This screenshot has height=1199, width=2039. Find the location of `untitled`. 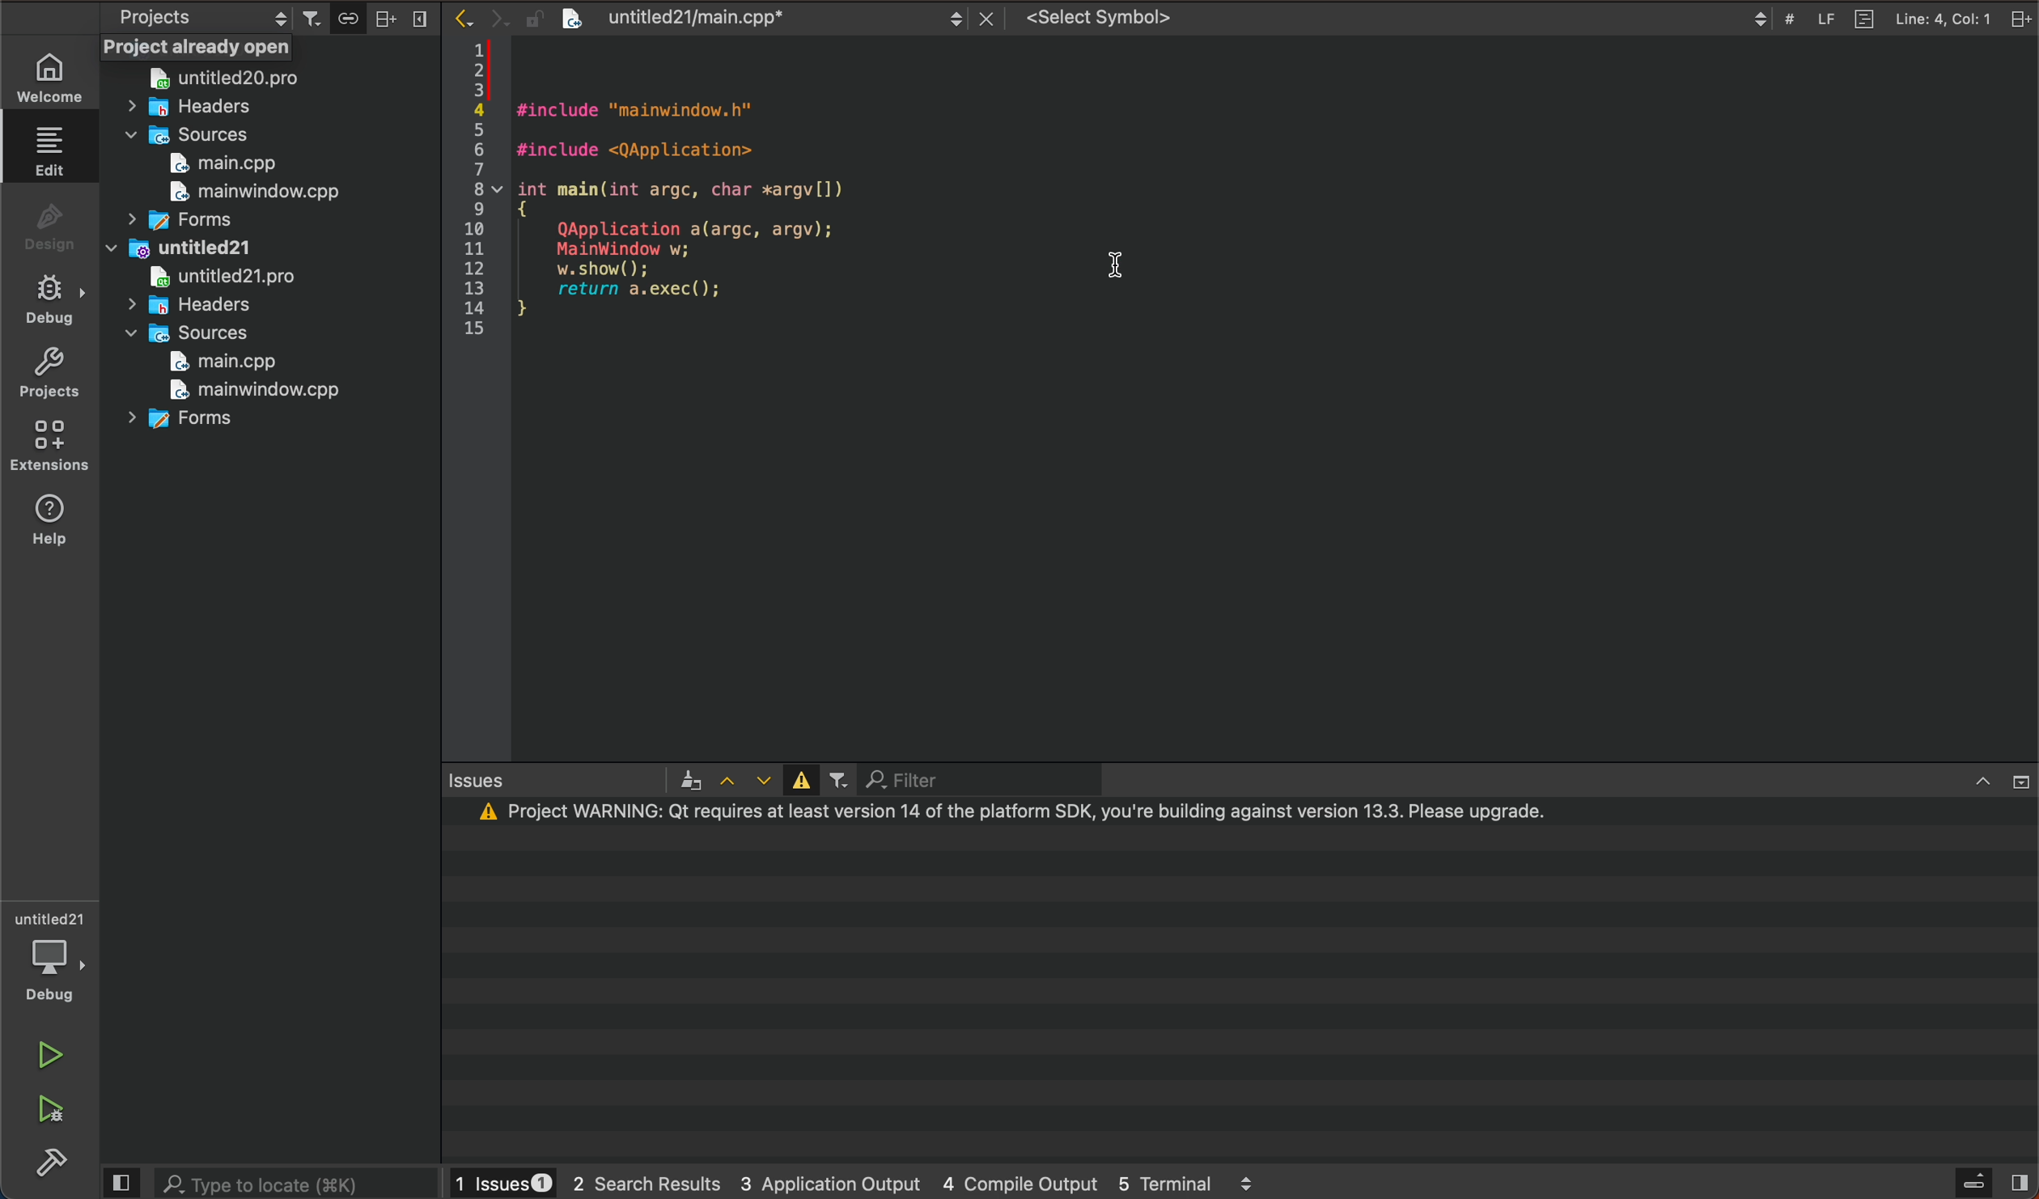

untitled is located at coordinates (180, 248).